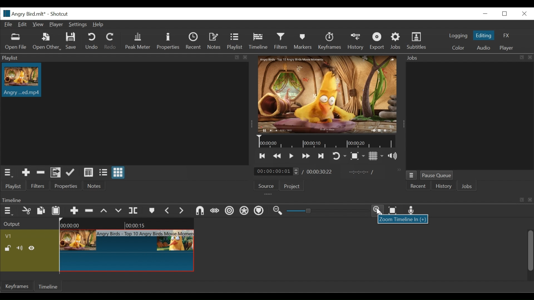 The image size is (534, 300). Describe the element at coordinates (71, 173) in the screenshot. I see `Append` at that location.